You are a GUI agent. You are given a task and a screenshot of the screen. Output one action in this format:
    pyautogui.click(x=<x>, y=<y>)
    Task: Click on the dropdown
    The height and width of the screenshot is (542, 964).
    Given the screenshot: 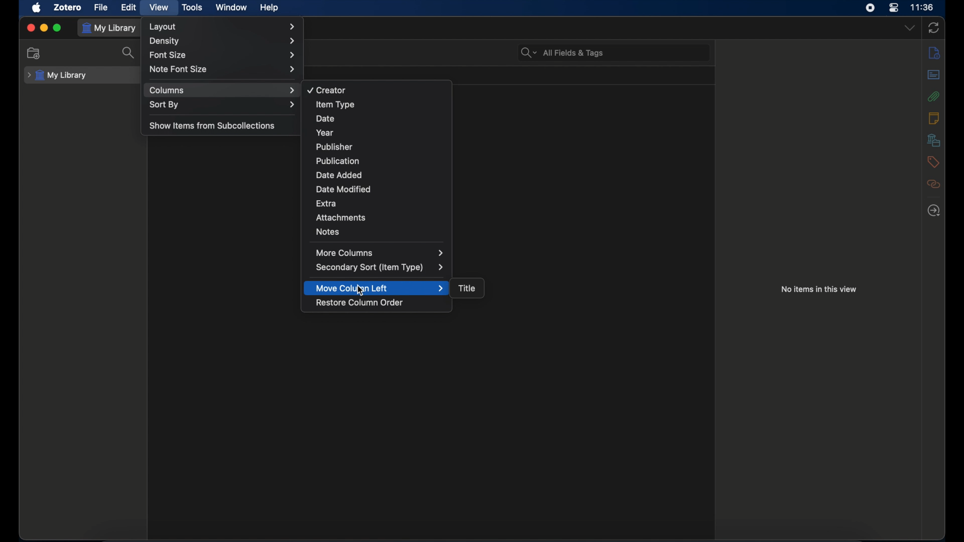 What is the action you would take?
    pyautogui.click(x=910, y=28)
    